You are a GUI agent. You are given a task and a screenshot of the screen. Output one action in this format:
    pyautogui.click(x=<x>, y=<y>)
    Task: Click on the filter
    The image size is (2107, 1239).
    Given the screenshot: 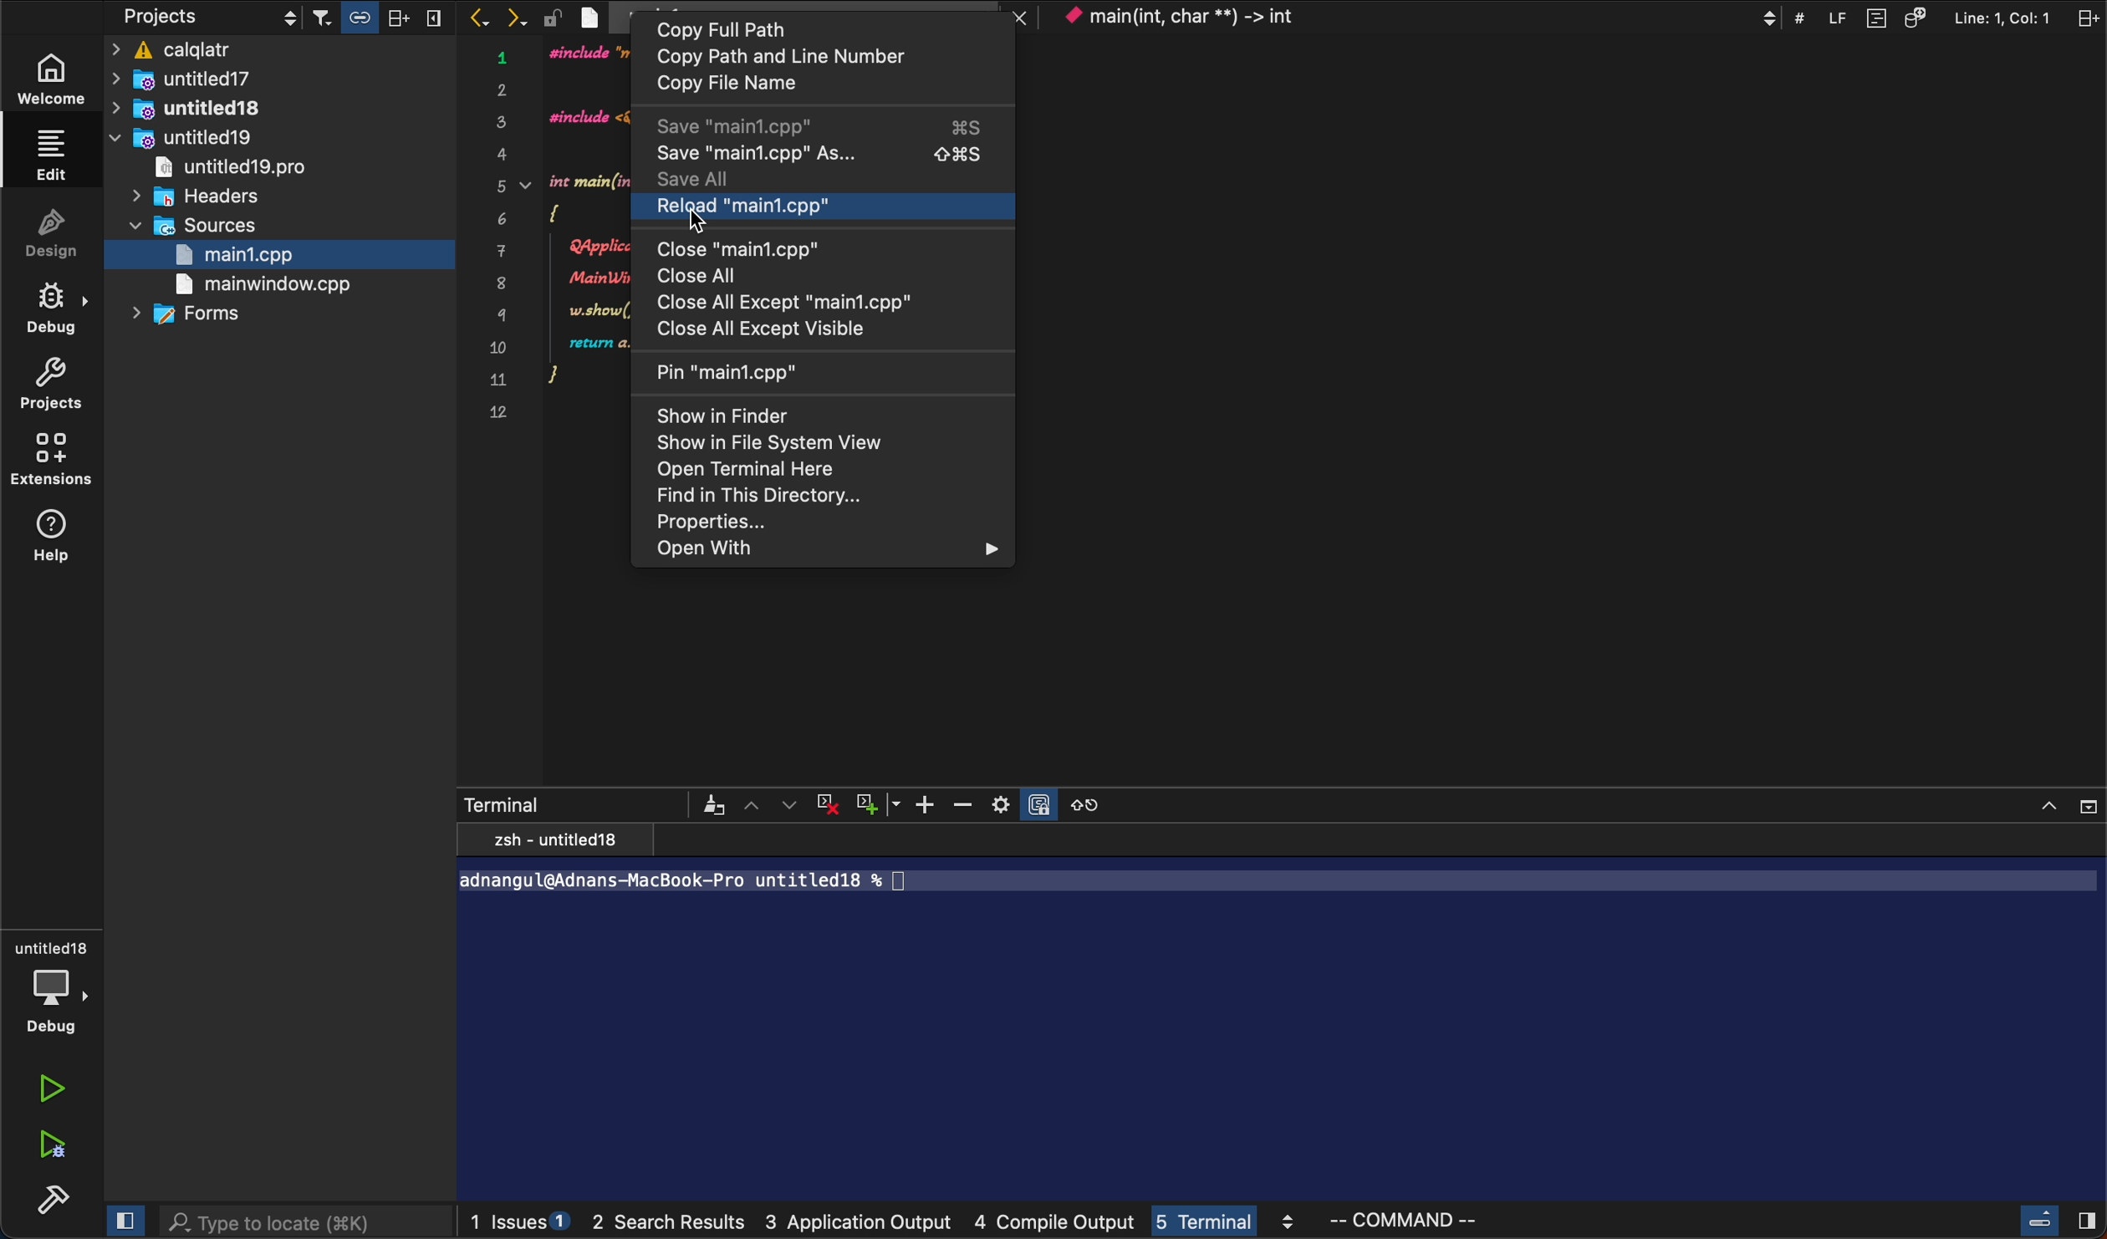 What is the action you would take?
    pyautogui.click(x=382, y=18)
    